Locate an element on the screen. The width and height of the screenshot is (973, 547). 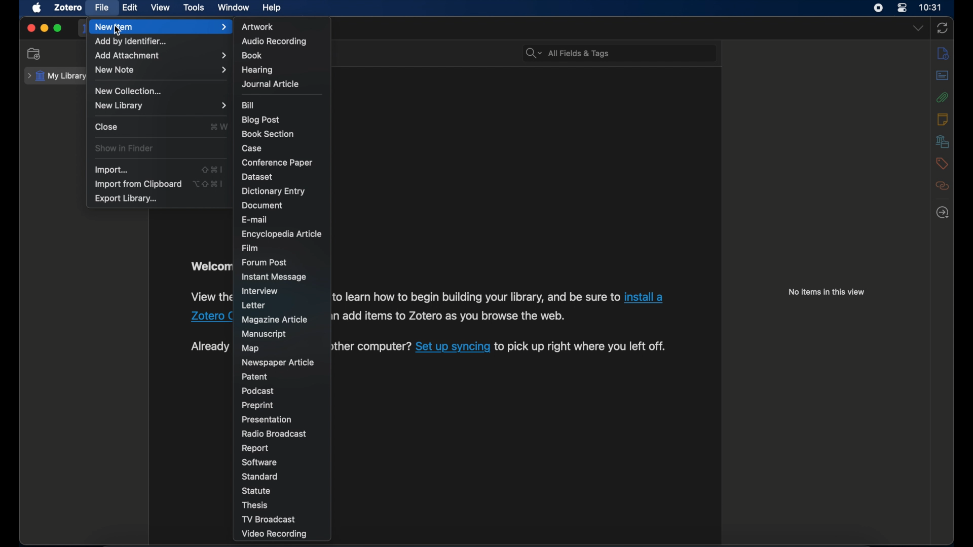
screen recorder is located at coordinates (878, 8).